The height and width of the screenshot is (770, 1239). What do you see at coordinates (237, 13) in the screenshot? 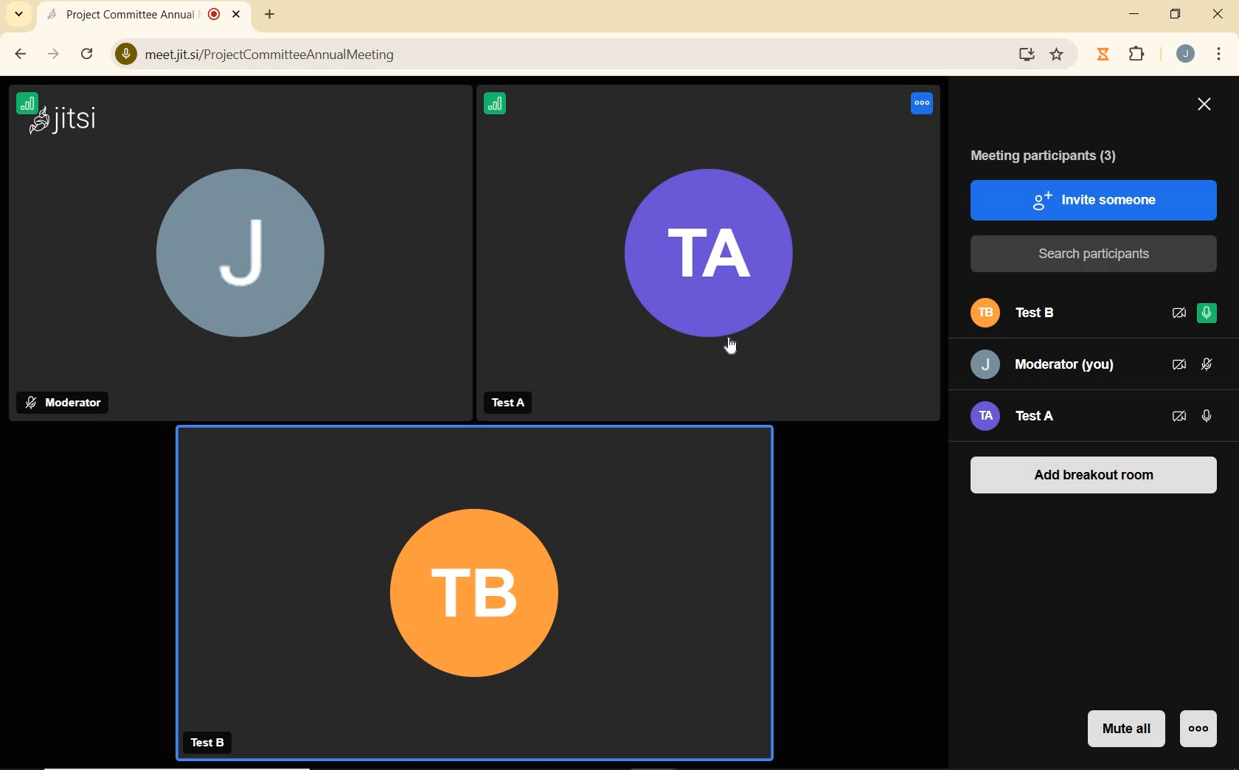
I see `close tab` at bounding box center [237, 13].